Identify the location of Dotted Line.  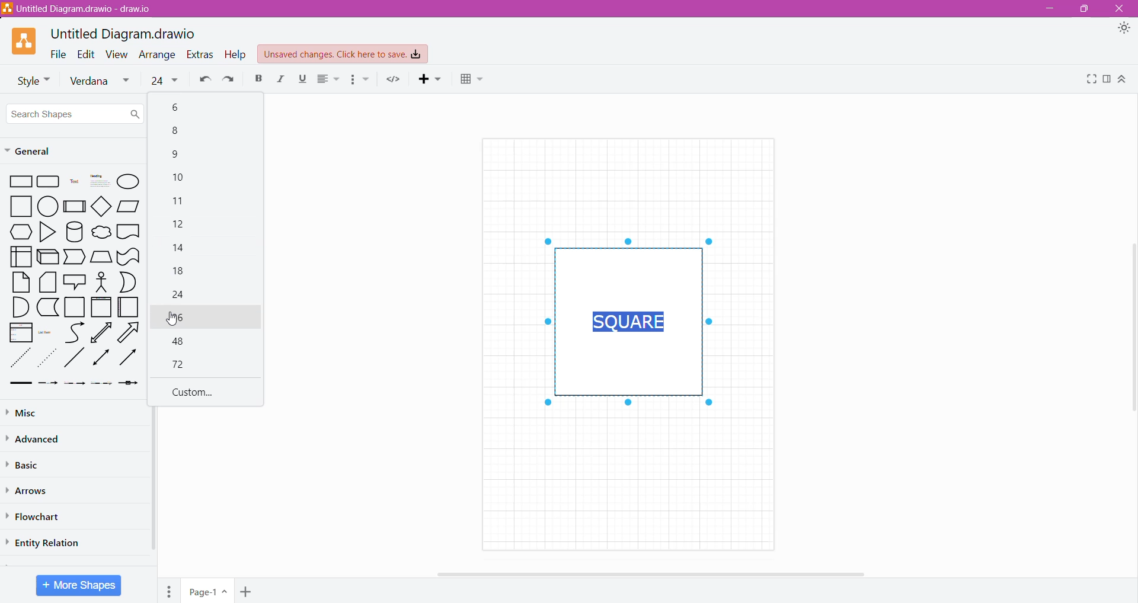
(19, 358).